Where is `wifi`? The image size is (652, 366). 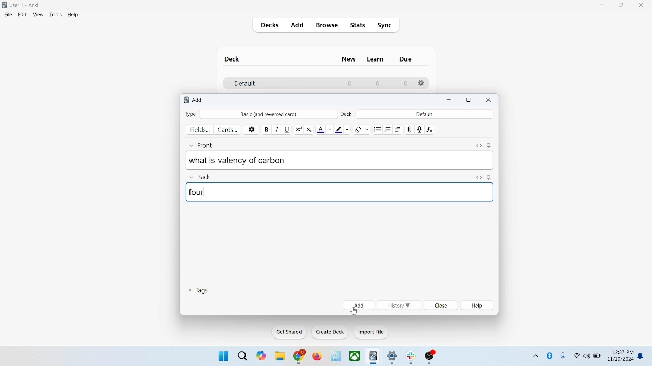 wifi is located at coordinates (576, 355).